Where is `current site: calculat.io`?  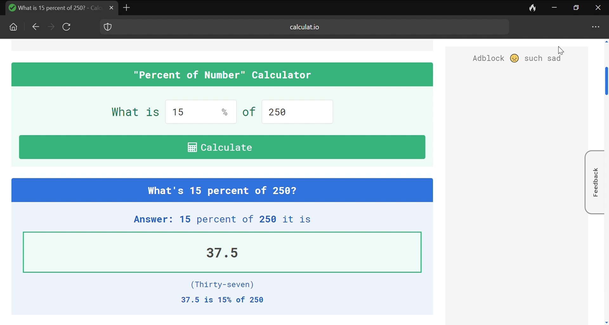 current site: calculat.io is located at coordinates (308, 27).